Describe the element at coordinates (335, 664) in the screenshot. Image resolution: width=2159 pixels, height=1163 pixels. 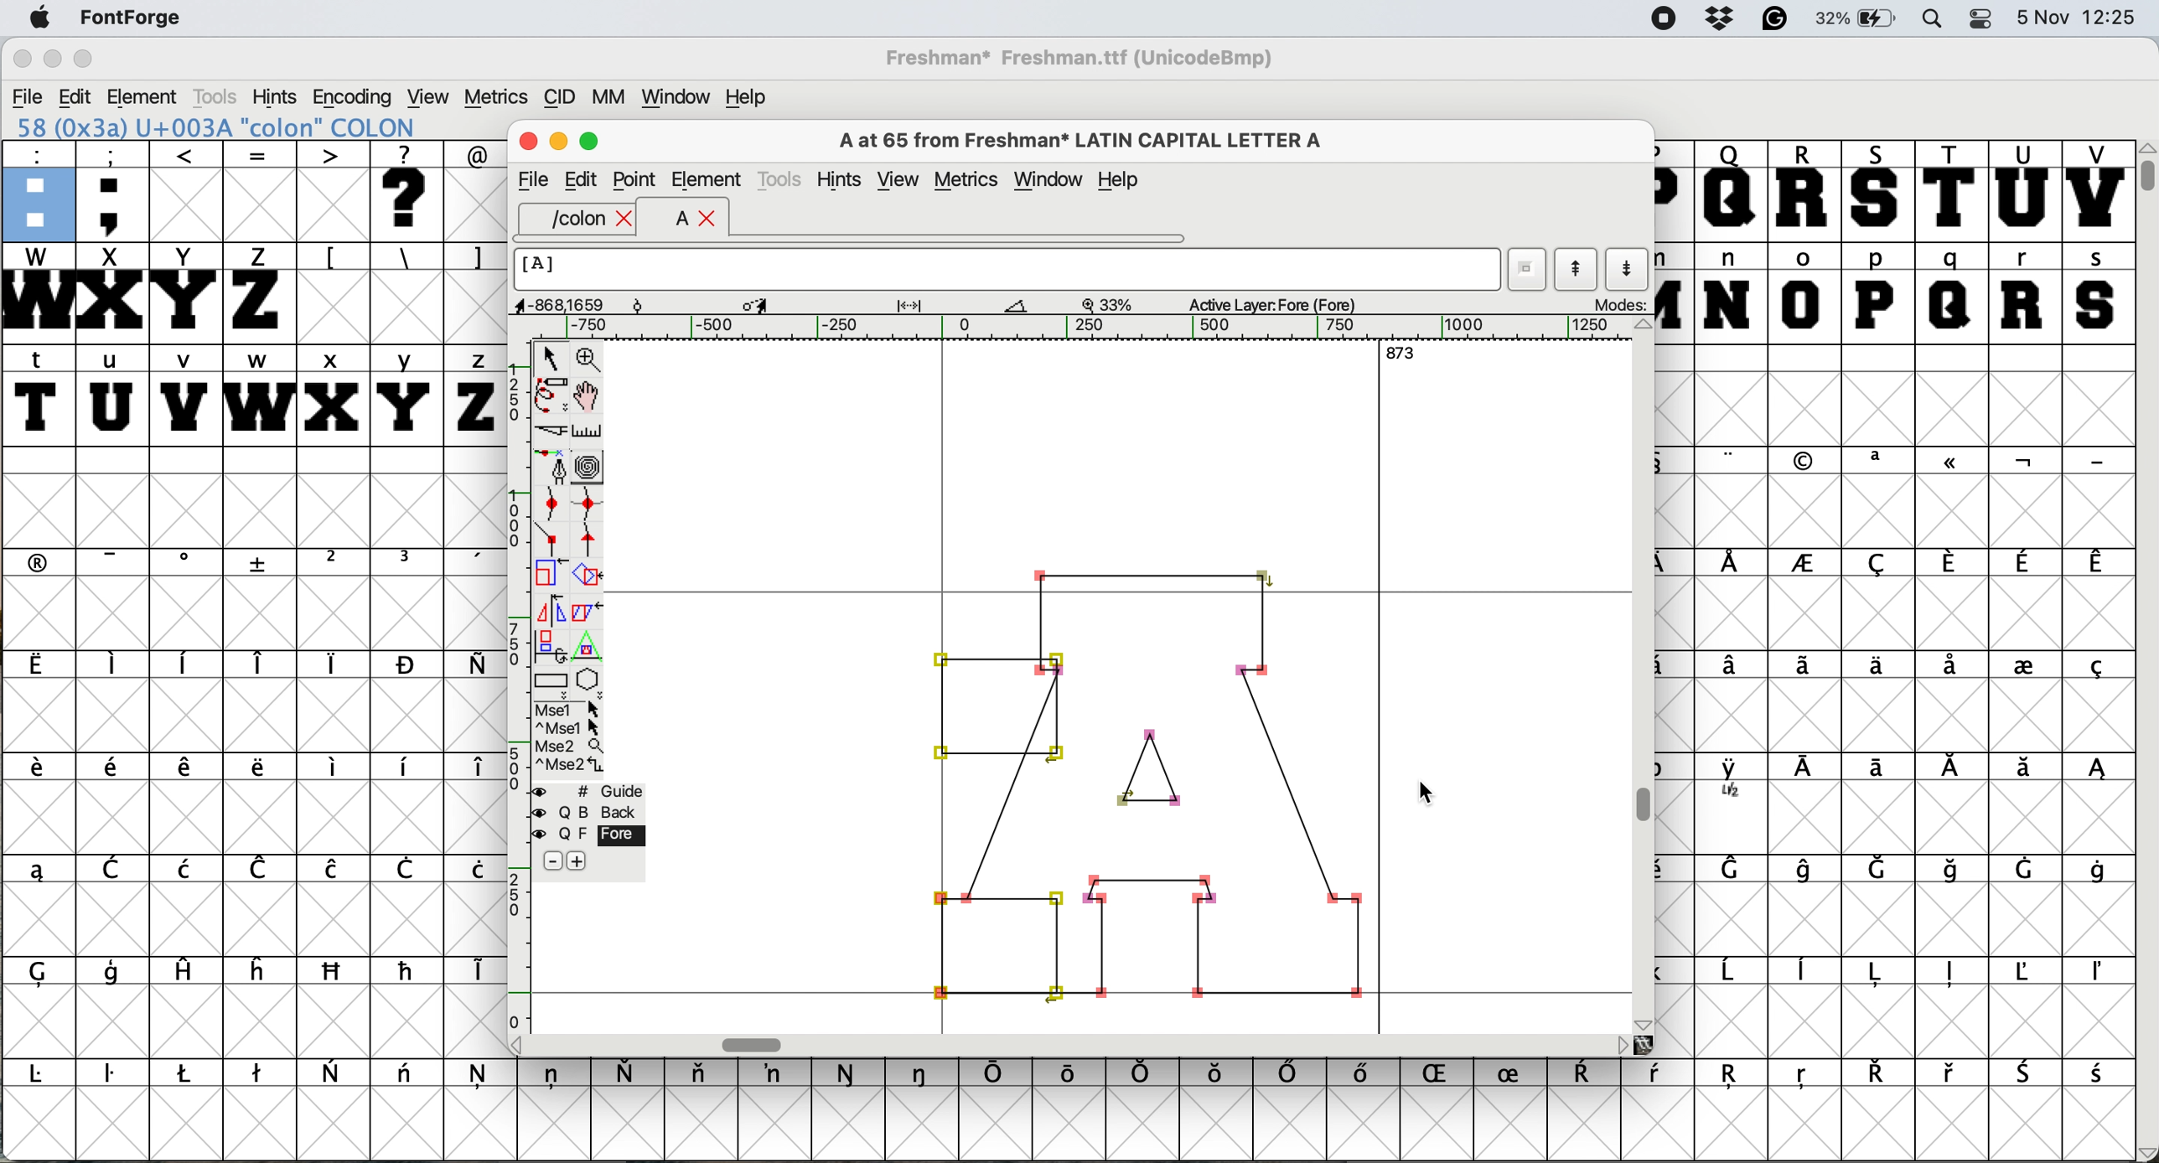
I see `symbol` at that location.